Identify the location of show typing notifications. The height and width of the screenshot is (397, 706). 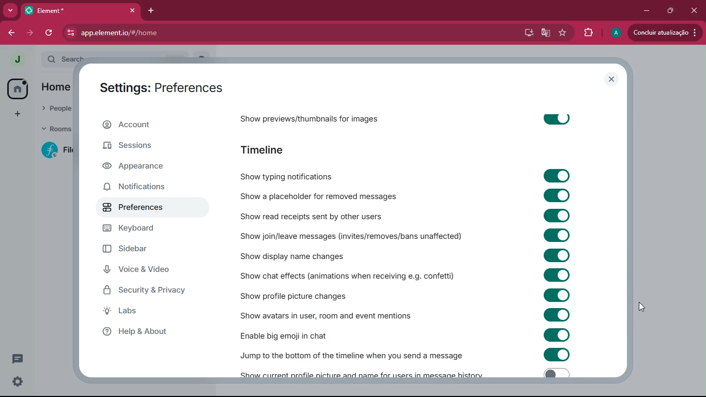
(291, 176).